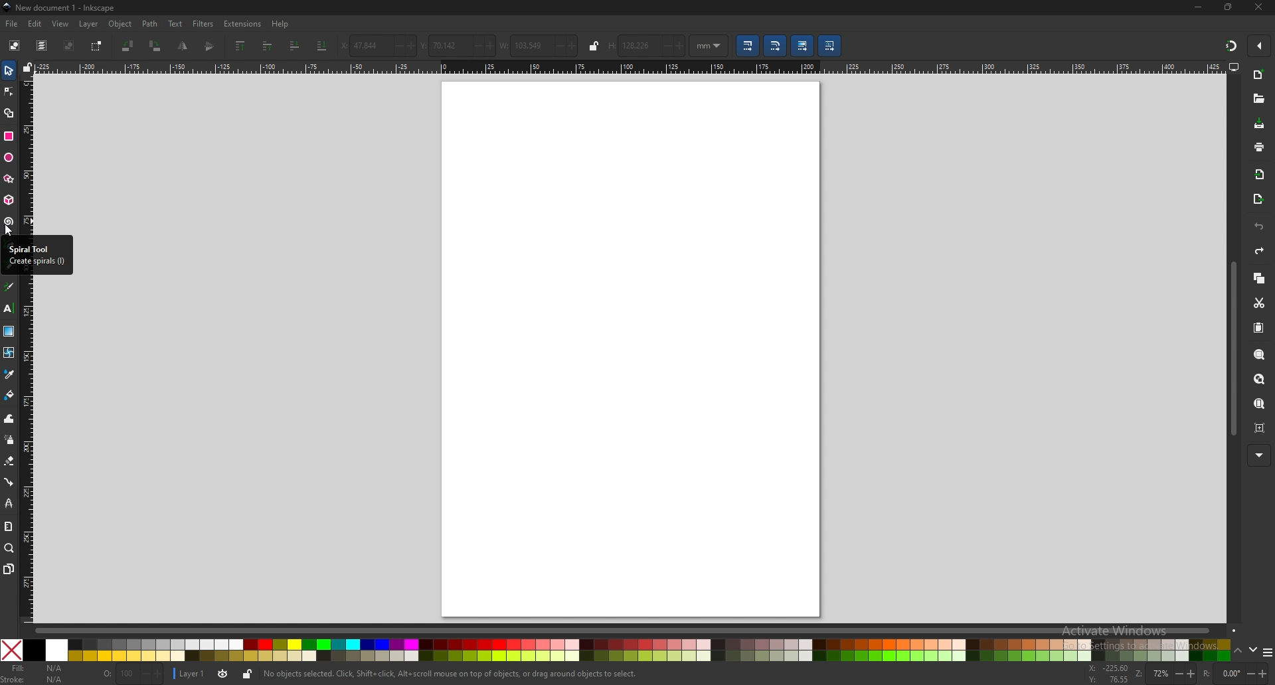 The image size is (1275, 685). What do you see at coordinates (1252, 650) in the screenshot?
I see `down` at bounding box center [1252, 650].